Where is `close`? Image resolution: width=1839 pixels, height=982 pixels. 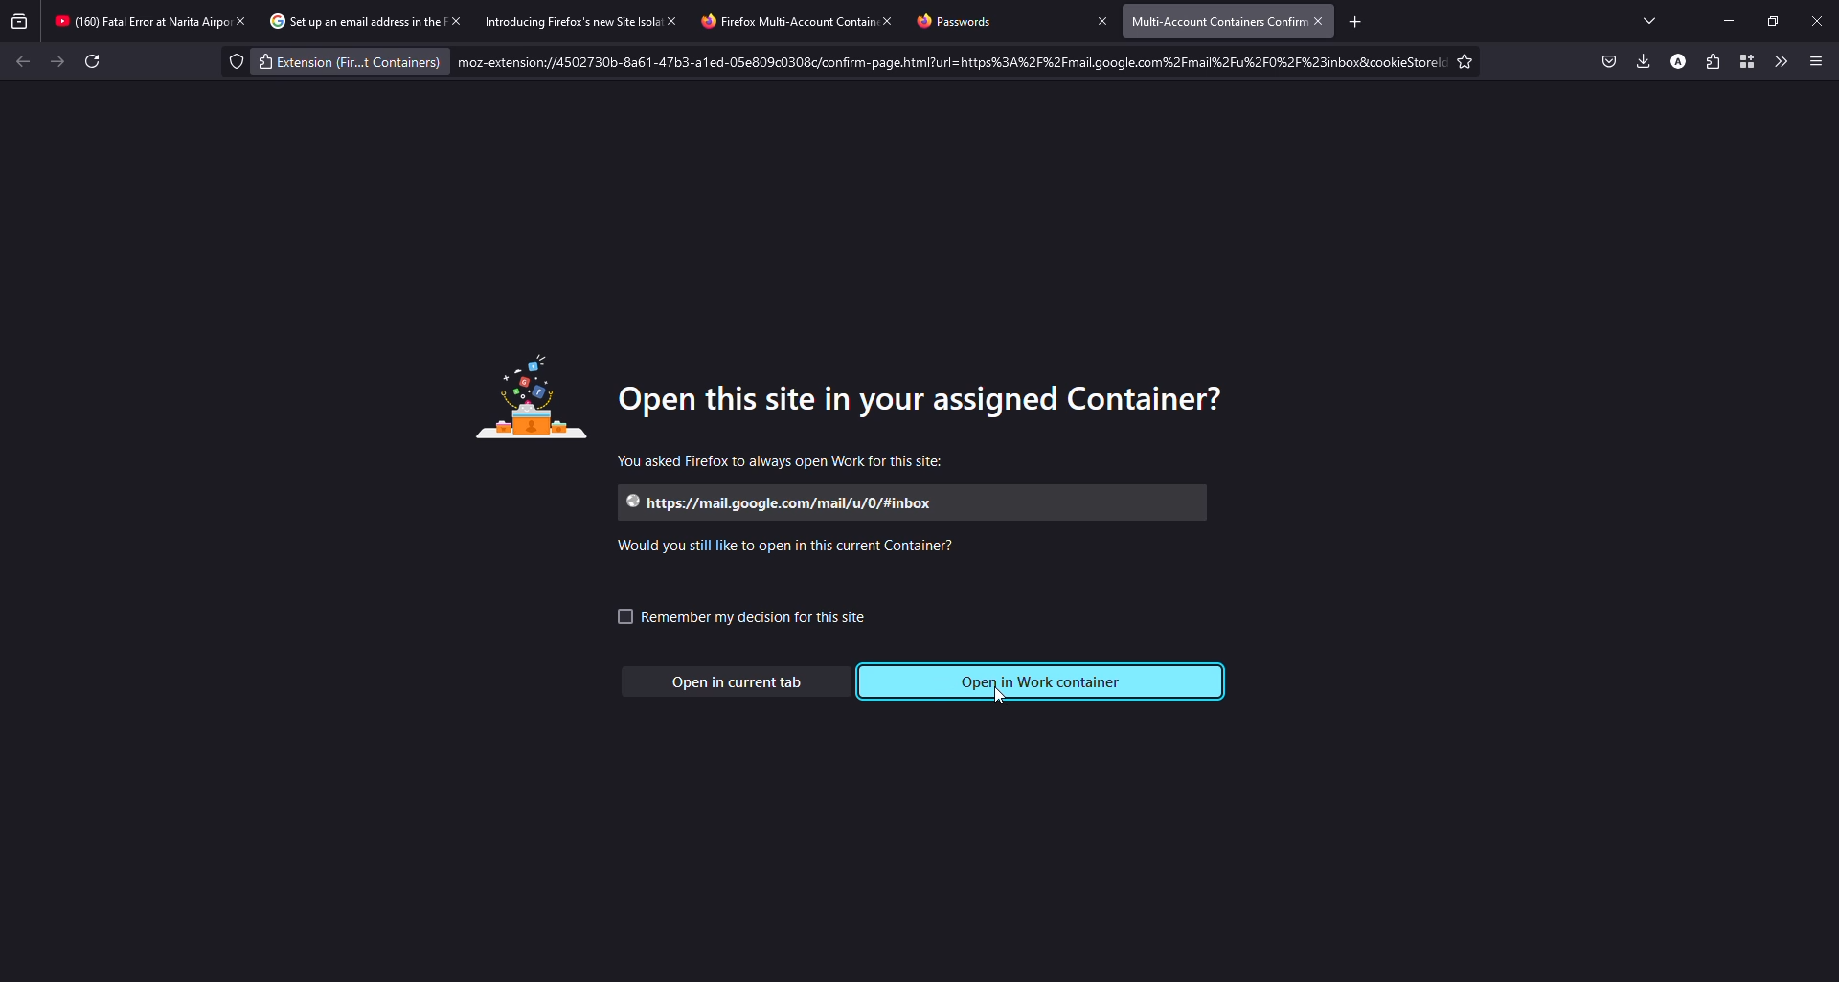 close is located at coordinates (458, 20).